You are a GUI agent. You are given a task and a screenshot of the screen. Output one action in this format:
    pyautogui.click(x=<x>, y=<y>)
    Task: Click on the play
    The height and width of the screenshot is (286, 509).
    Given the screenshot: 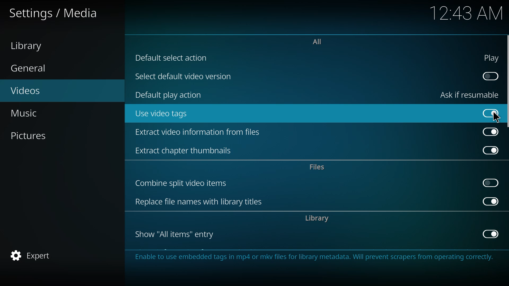 What is the action you would take?
    pyautogui.click(x=492, y=58)
    